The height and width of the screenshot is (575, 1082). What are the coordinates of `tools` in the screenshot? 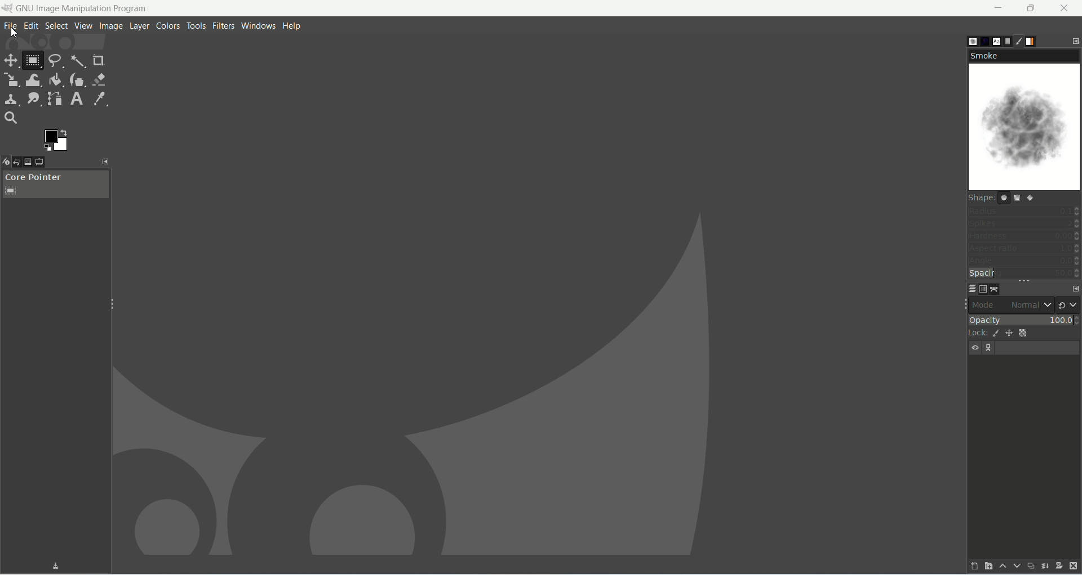 It's located at (196, 26).